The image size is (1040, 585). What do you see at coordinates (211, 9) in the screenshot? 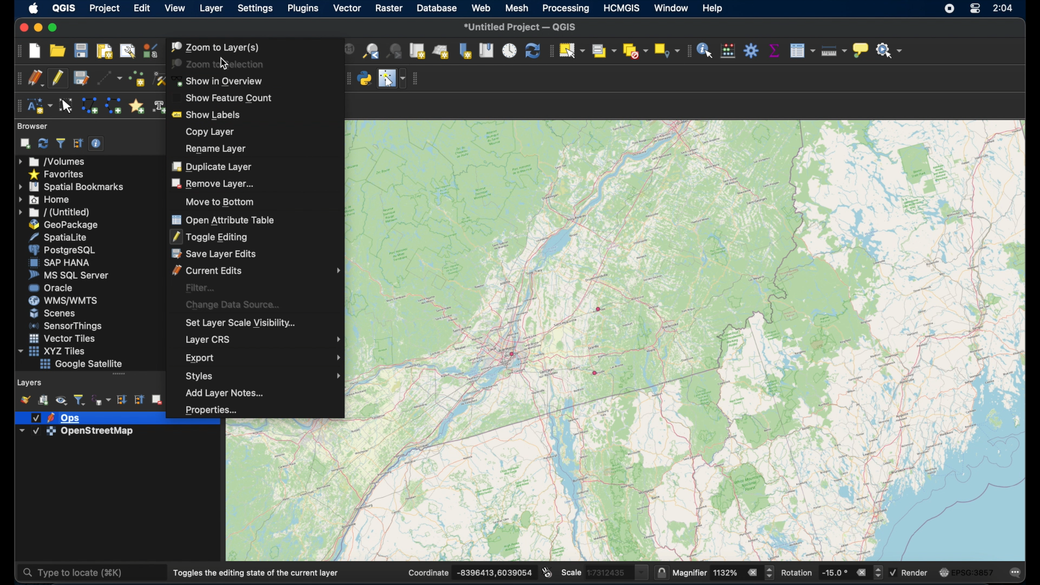
I see `layer` at bounding box center [211, 9].